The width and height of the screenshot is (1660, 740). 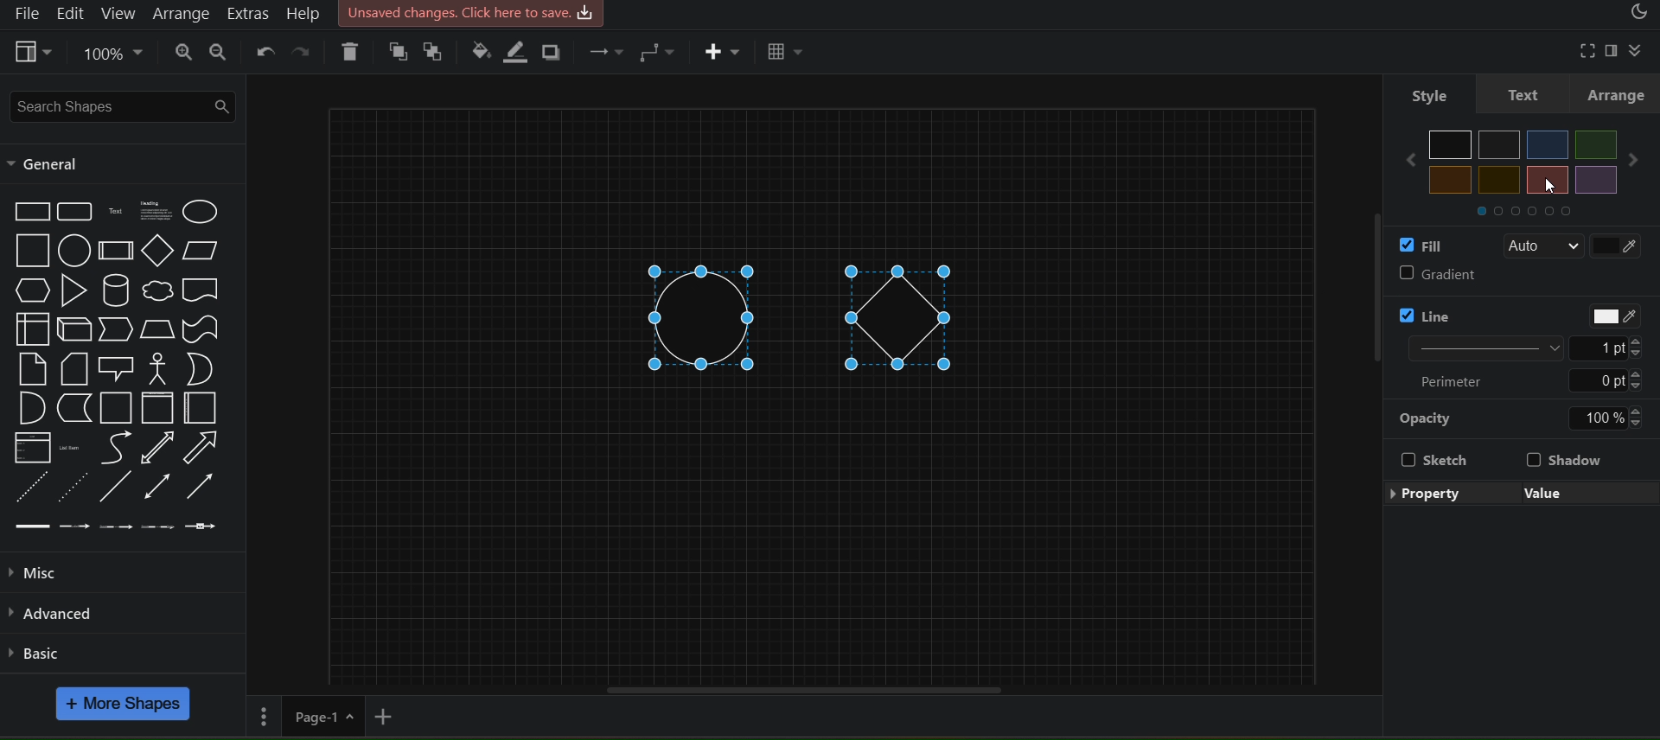 I want to click on Horizantal Contianer, so click(x=201, y=408).